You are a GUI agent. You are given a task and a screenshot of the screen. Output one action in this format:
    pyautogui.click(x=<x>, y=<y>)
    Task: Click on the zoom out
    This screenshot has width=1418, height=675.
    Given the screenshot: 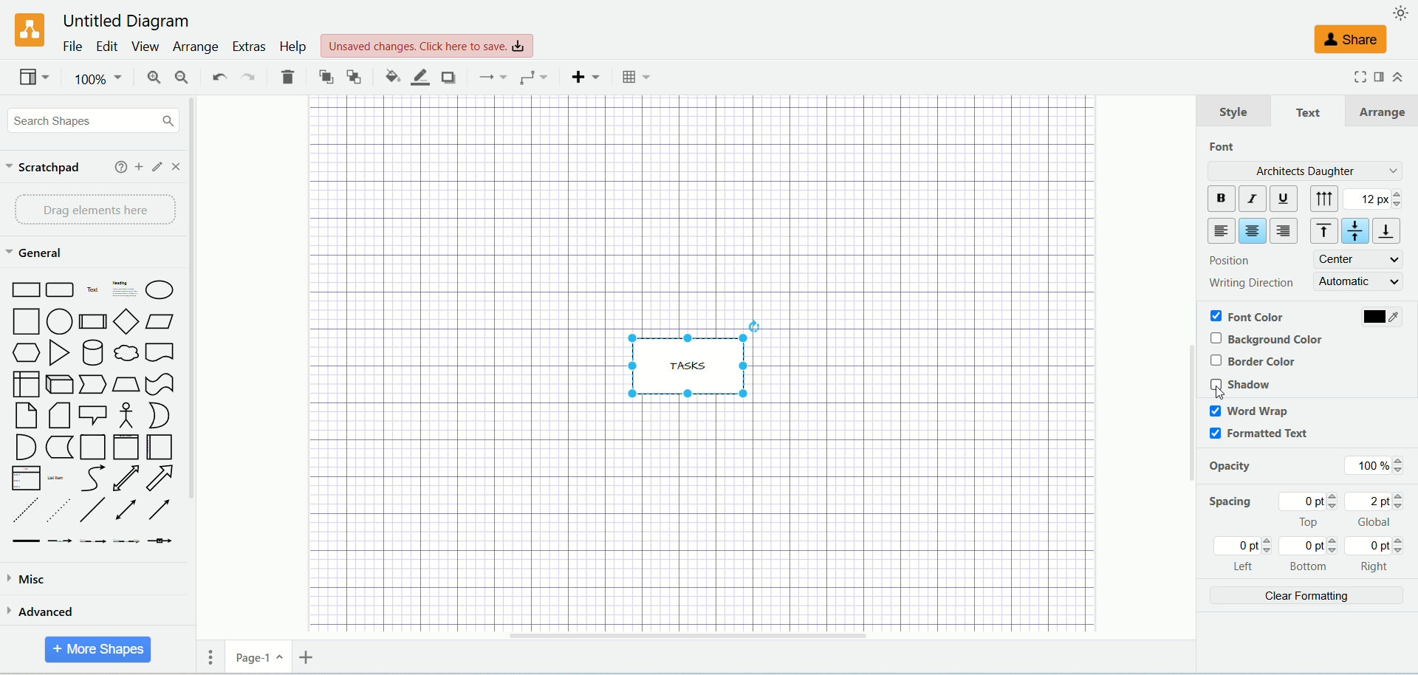 What is the action you would take?
    pyautogui.click(x=179, y=77)
    